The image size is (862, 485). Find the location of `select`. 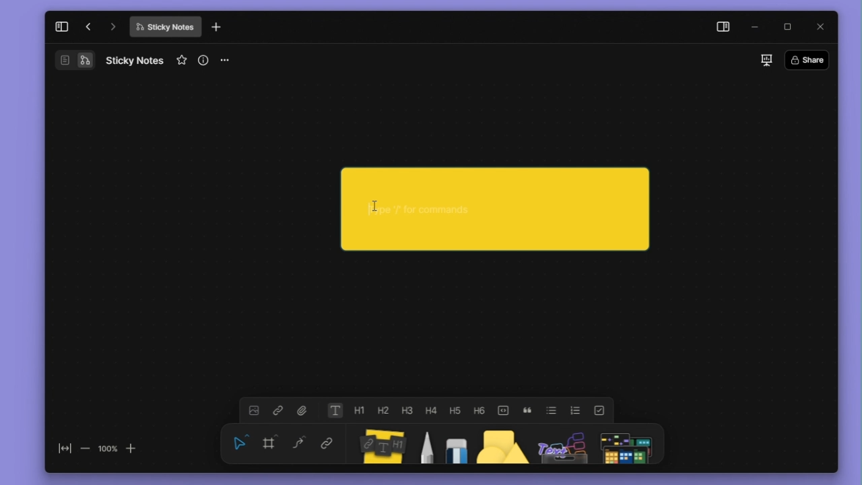

select is located at coordinates (240, 443).